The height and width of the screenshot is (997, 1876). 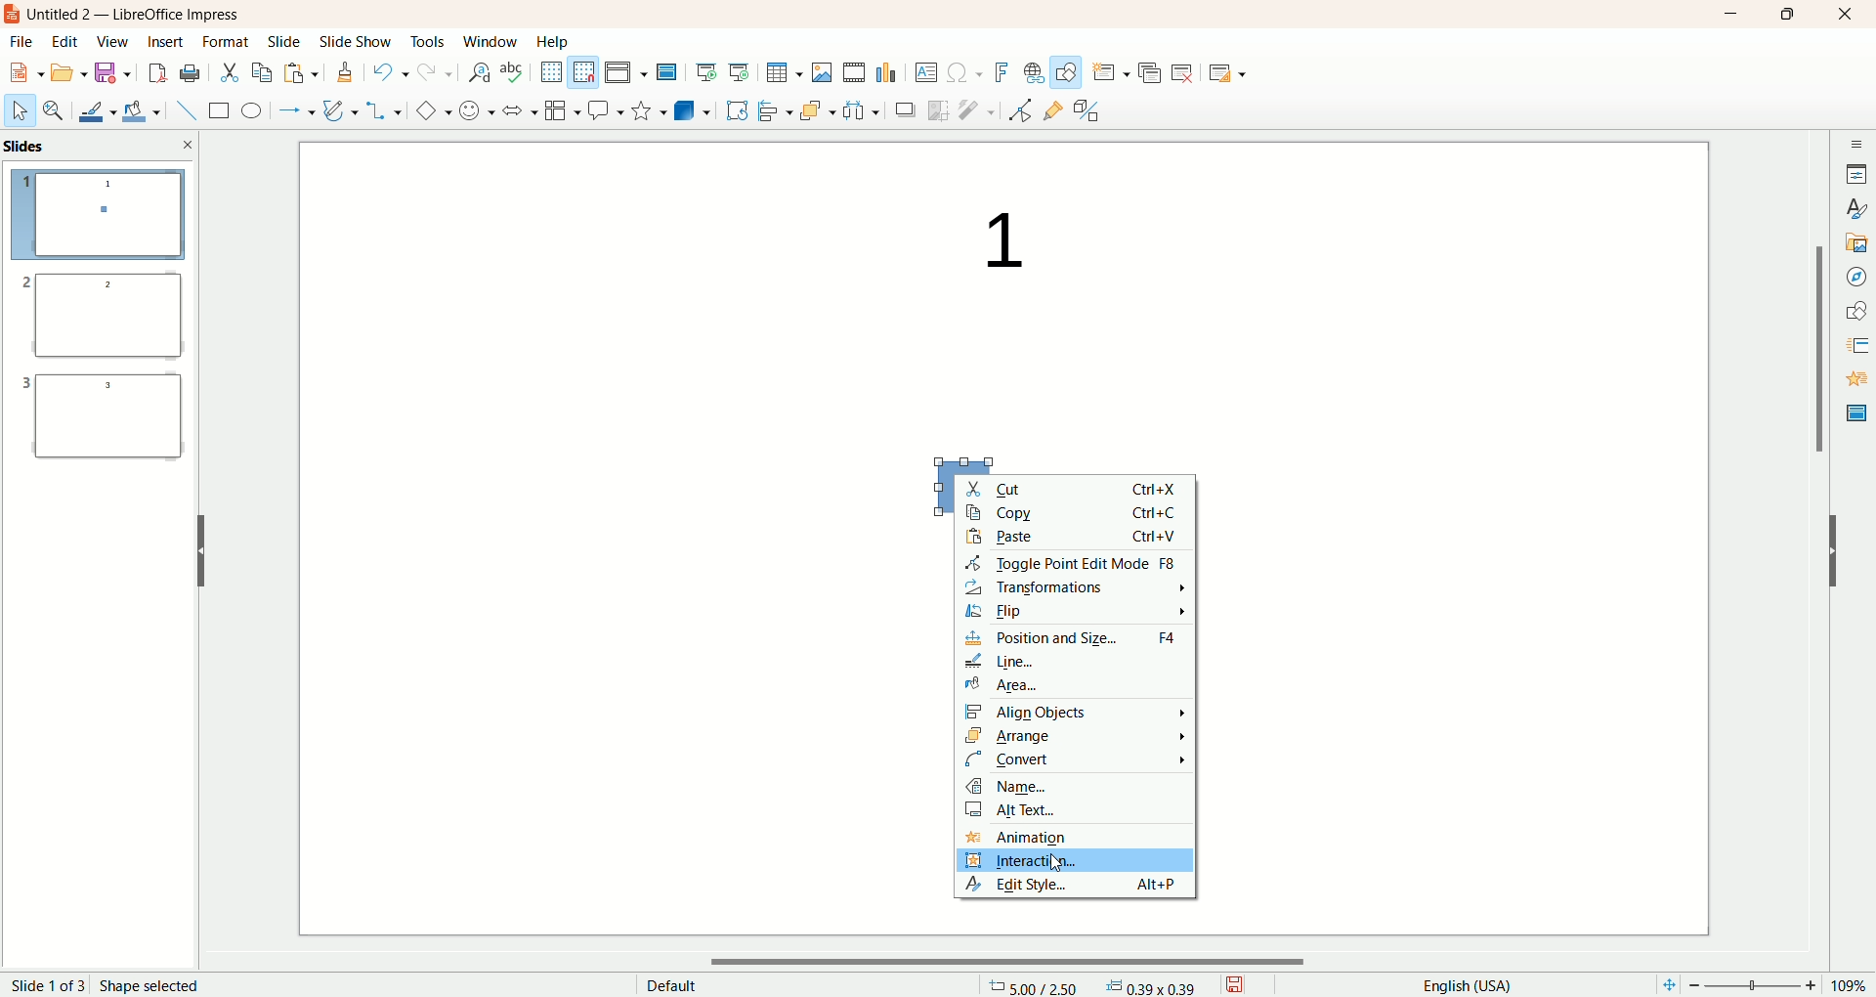 I want to click on ctrl+c, so click(x=1159, y=513).